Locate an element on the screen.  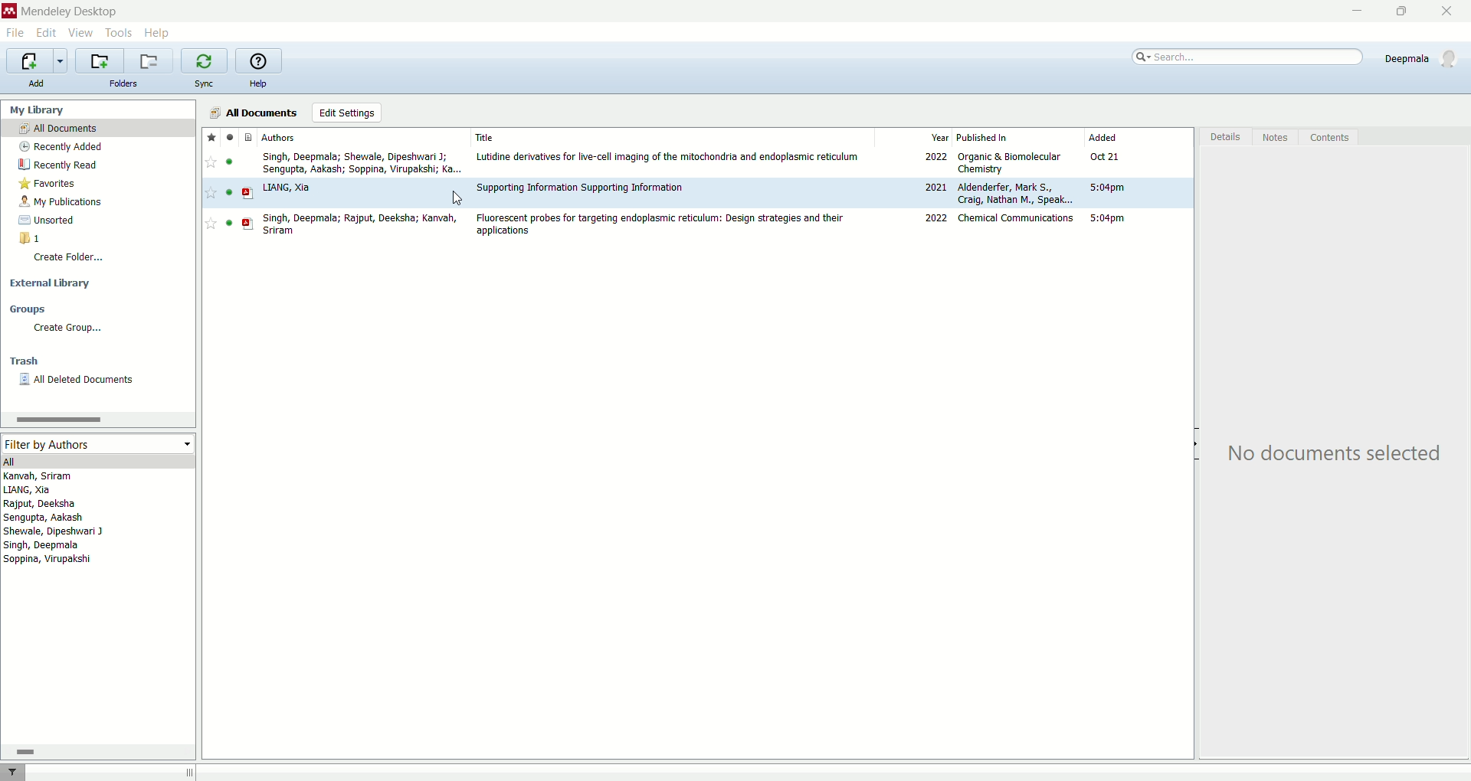
year is located at coordinates (941, 136).